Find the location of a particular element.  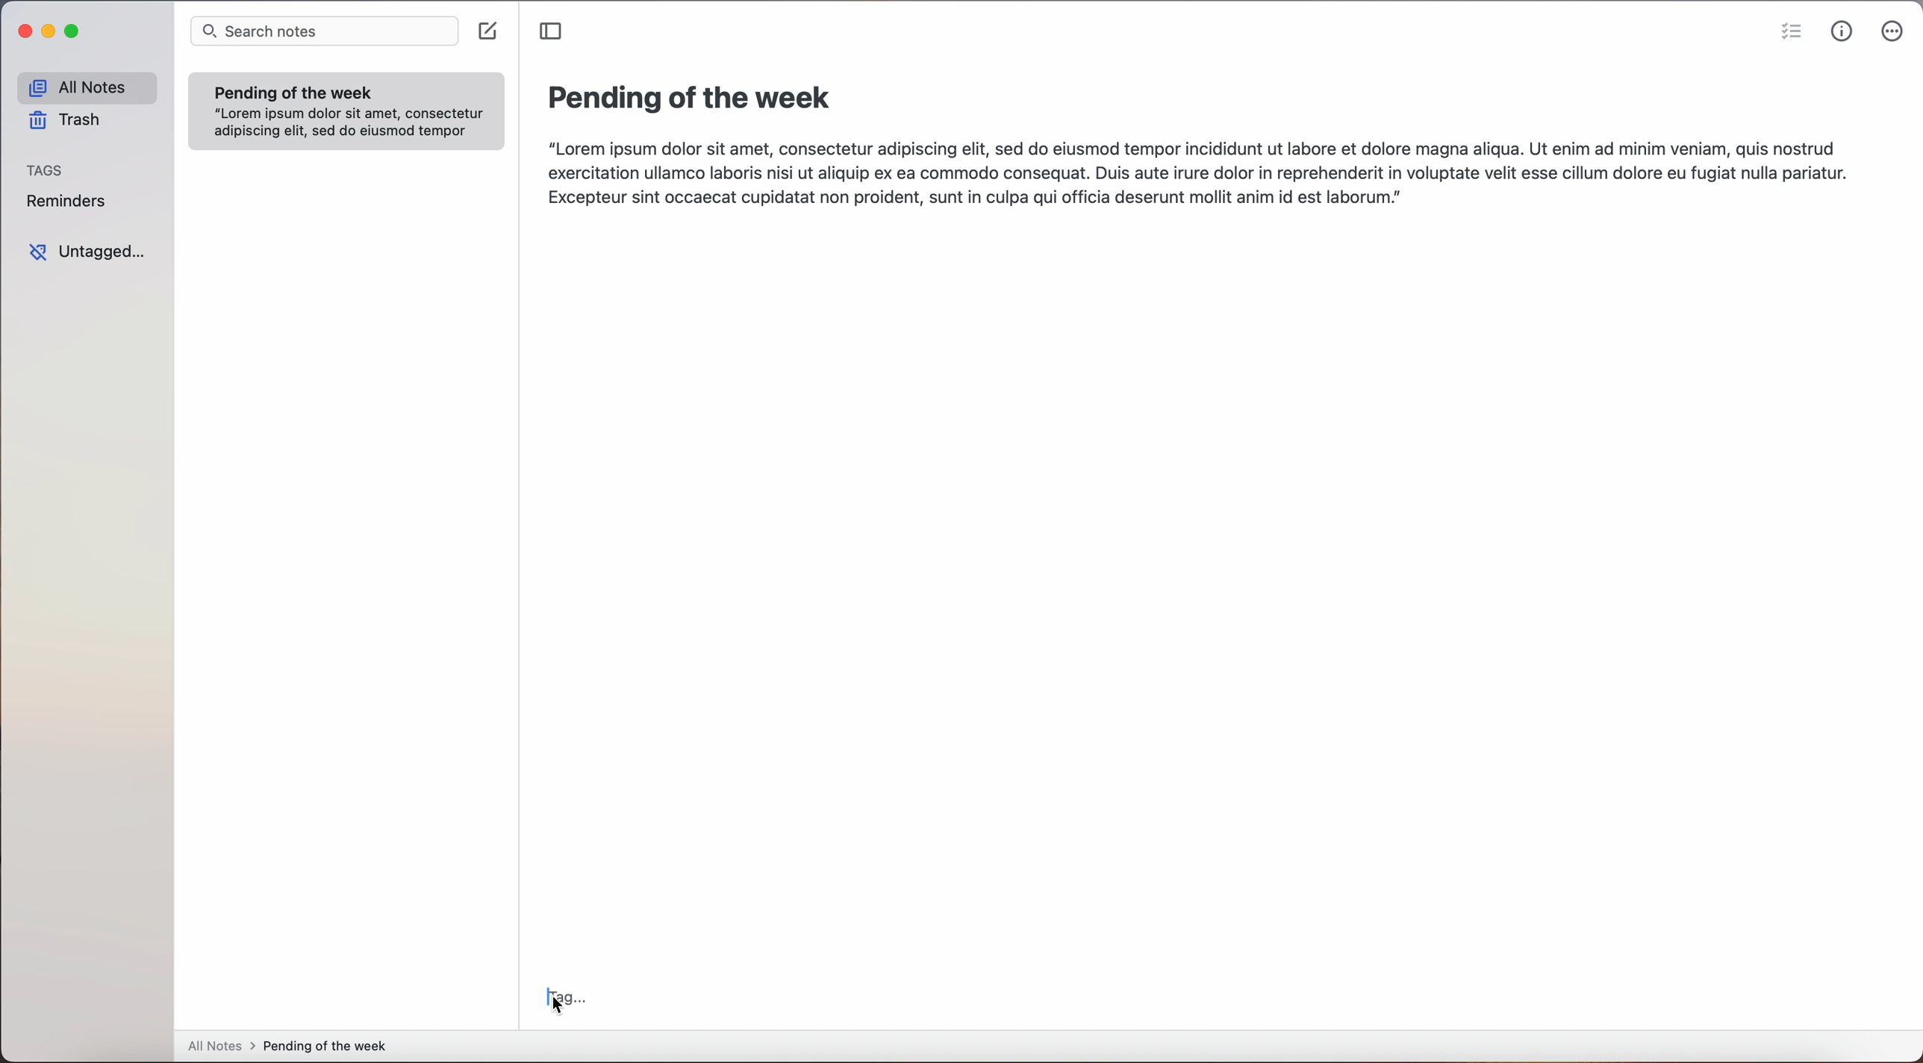

“Lorem ipsum dolor sit amet, consectetur adipiscing elit, sed do eiusmod tempor incididunt ut labore et dolore magna aliqua. Ut enim ad minim veniam, quis nostrud
exercitation ullamco laboris nisi ut aliquip ex ea commodo consequat. Duis aute irure dolor in reprehenderit in voluptate velit esse cillum dolore eu fugiat nulla pariatur.
Excepteur sint occaecat cupidatat non proident, sunt in culpa qui officia deserunt mollit anim id est laborum.]| is located at coordinates (1200, 177).